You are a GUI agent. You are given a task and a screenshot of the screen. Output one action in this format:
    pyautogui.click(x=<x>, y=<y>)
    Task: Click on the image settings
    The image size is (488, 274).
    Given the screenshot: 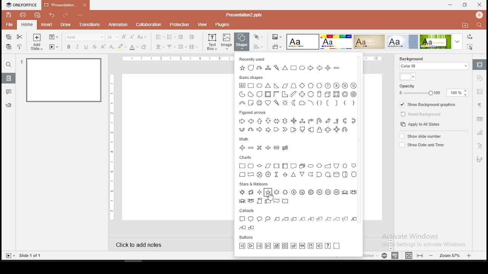 What is the action you would take?
    pyautogui.click(x=480, y=92)
    